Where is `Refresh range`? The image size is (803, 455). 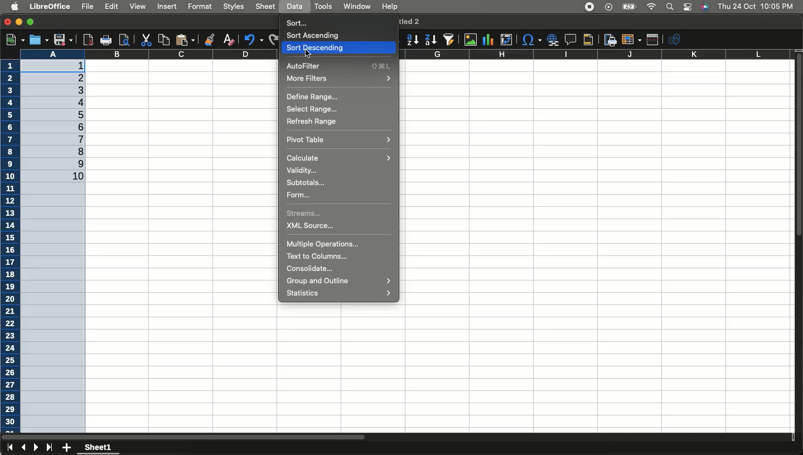 Refresh range is located at coordinates (312, 122).